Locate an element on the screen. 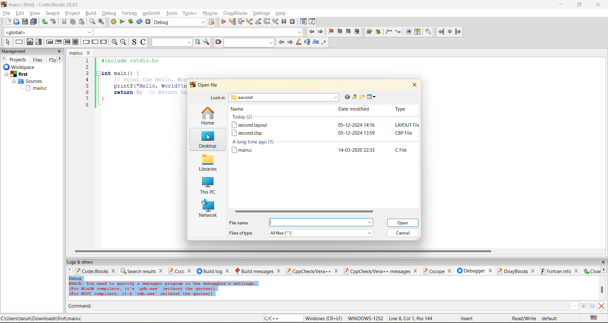  block instruction is located at coordinates (76, 42).